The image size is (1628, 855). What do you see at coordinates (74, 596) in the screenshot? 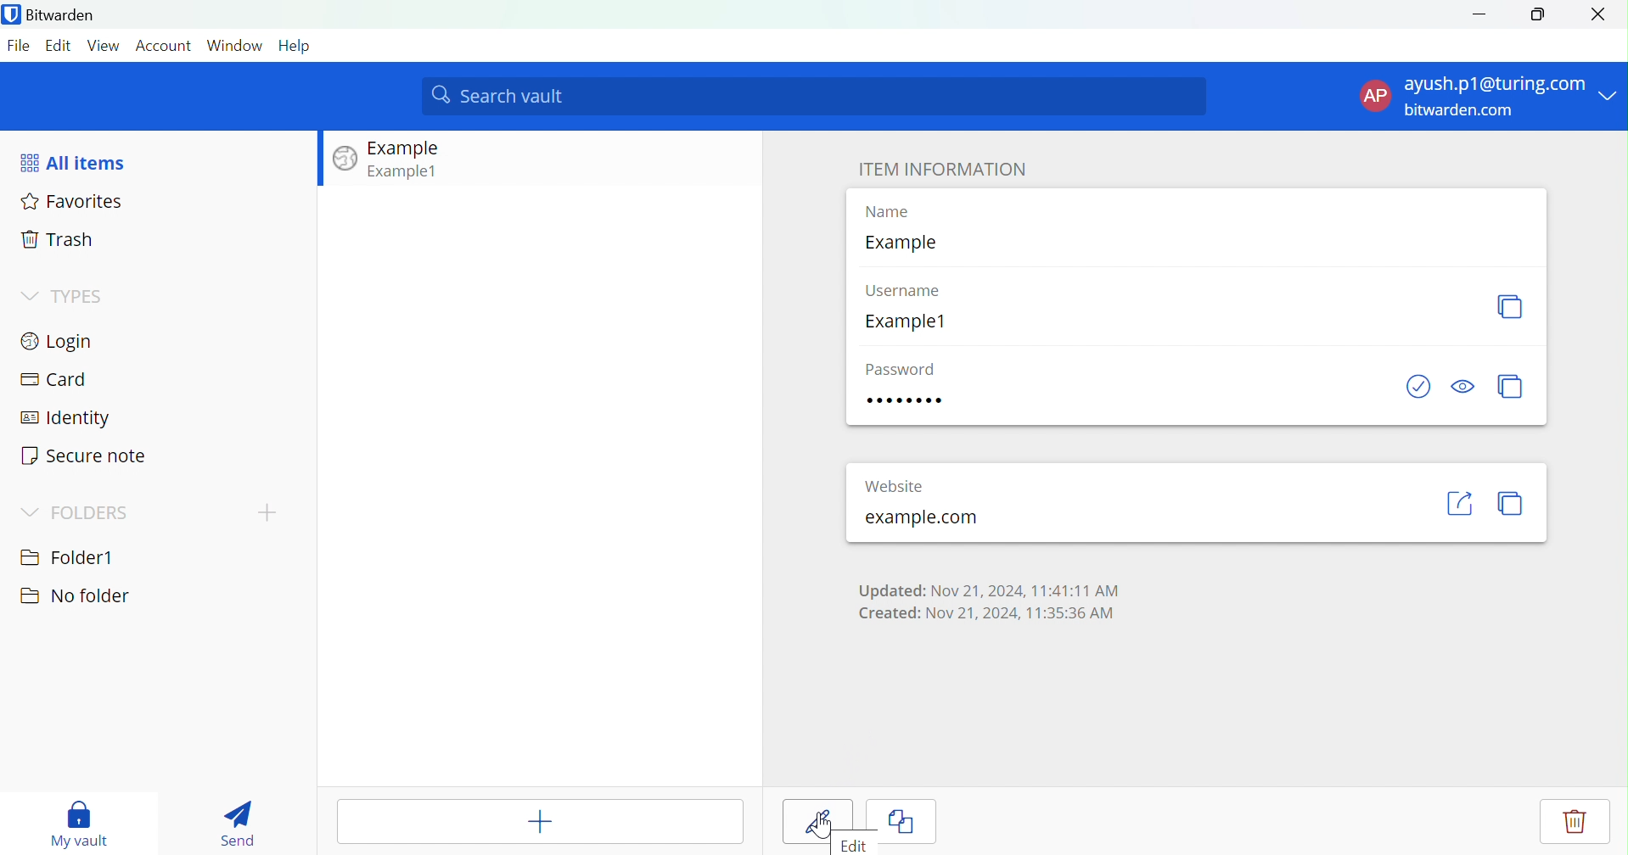
I see `No folder` at bounding box center [74, 596].